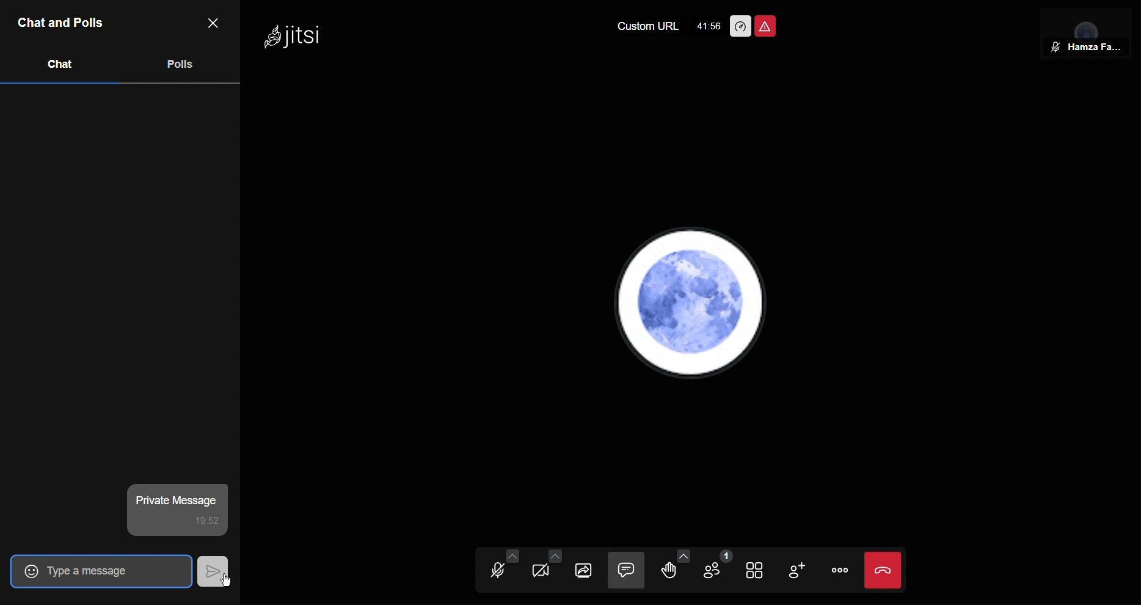 This screenshot has width=1141, height=605. I want to click on Raise Hand, so click(678, 567).